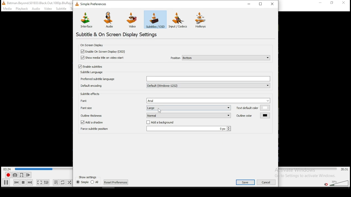  I want to click on file name, so click(40, 3).